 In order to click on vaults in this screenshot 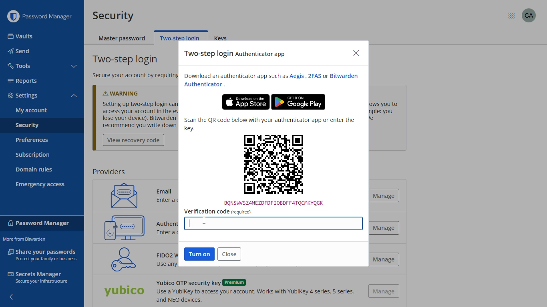, I will do `click(21, 36)`.